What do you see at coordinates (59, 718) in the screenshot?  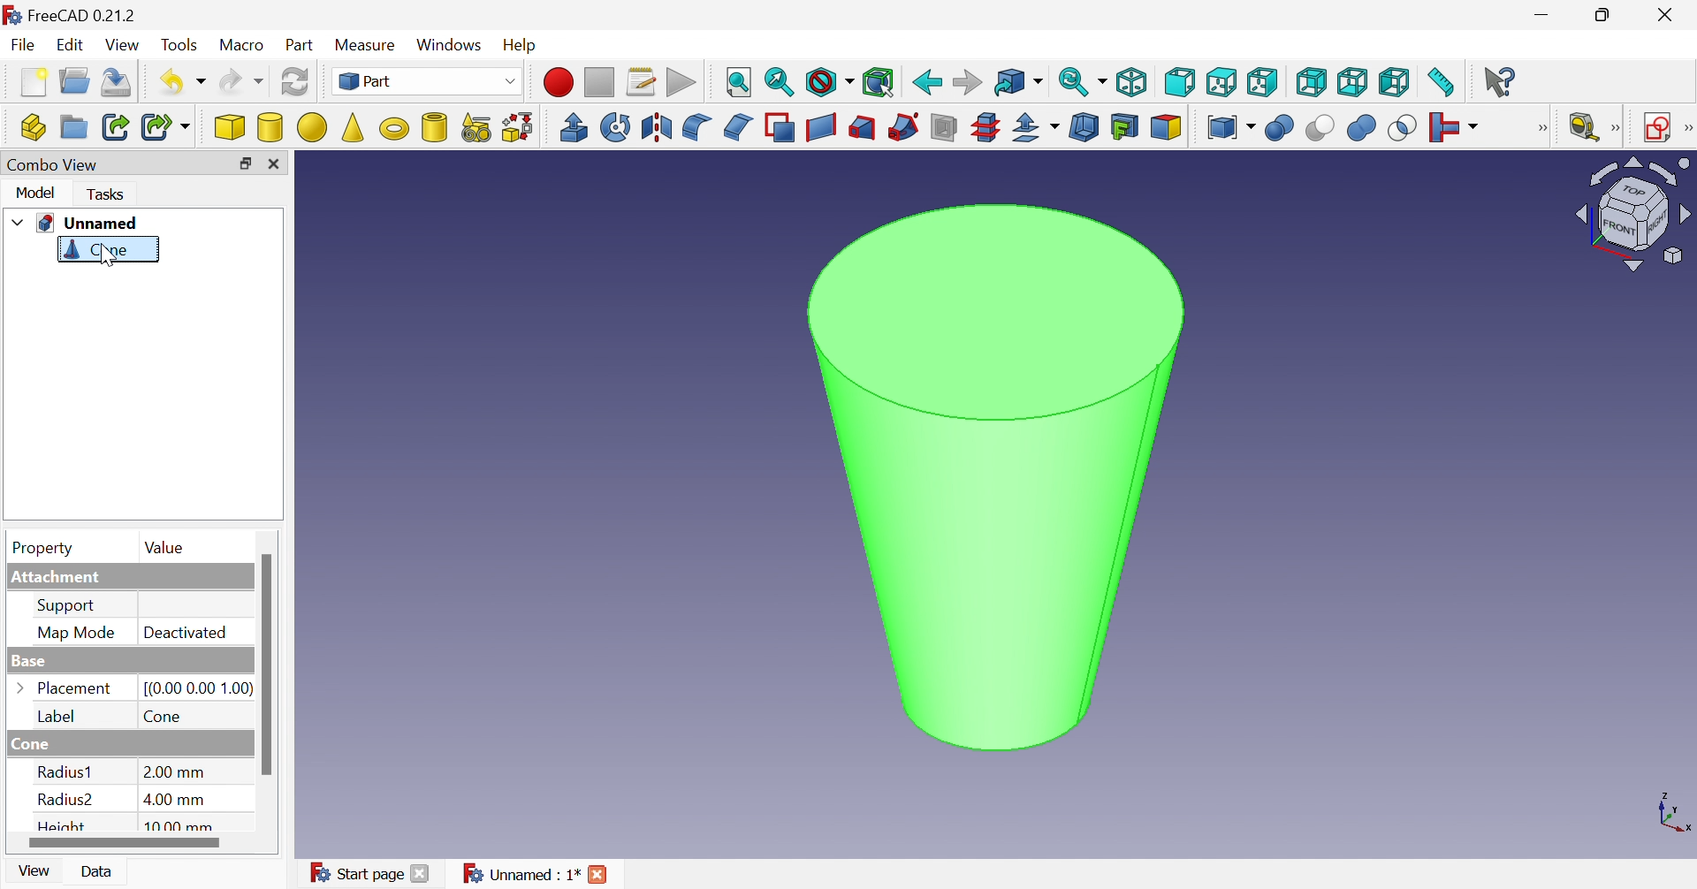 I see `Label` at bounding box center [59, 718].